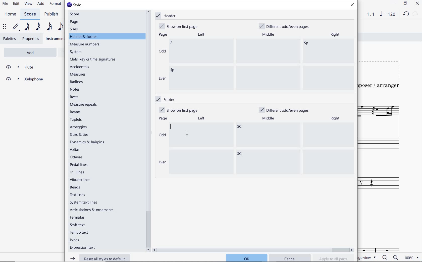 The image size is (422, 262). I want to click on staff text, so click(78, 225).